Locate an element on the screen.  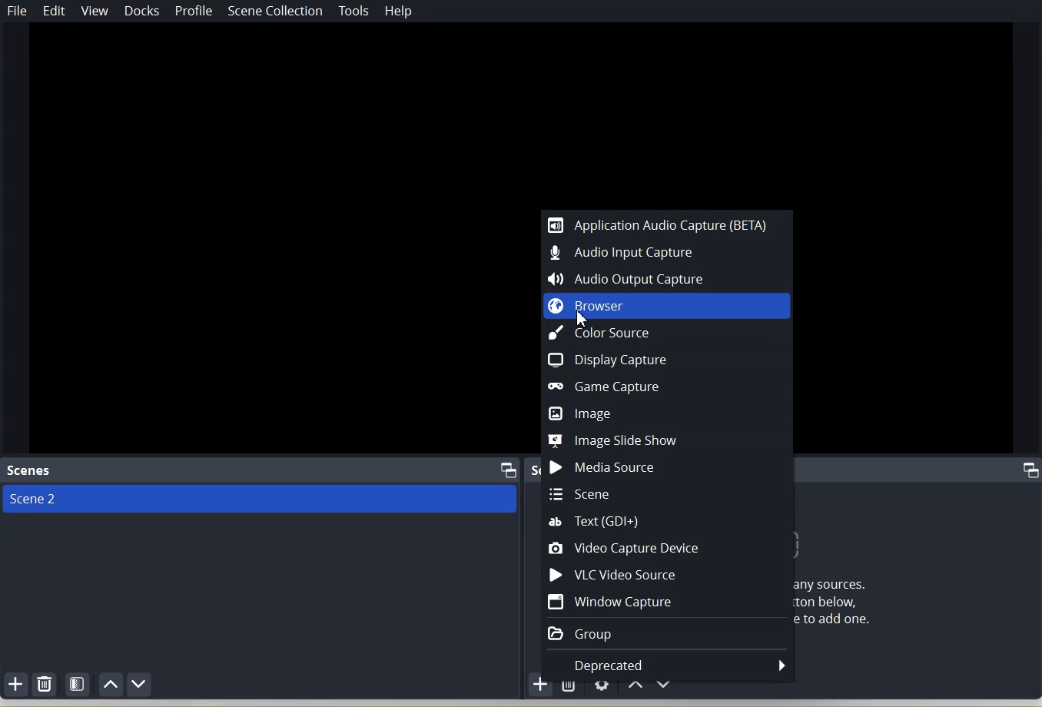
Game capture is located at coordinates (668, 387).